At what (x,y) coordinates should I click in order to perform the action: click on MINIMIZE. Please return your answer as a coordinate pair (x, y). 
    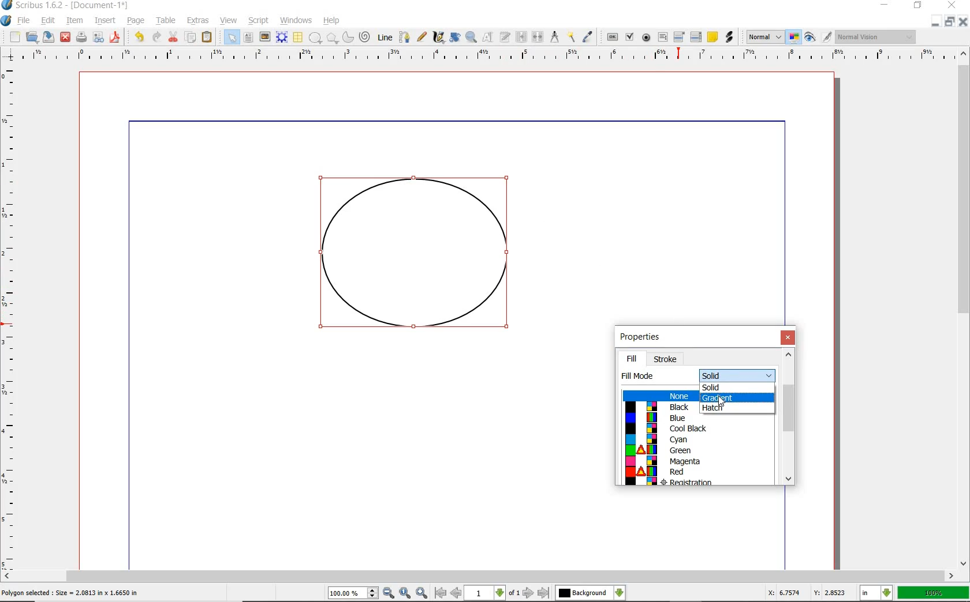
    Looking at the image, I should click on (935, 22).